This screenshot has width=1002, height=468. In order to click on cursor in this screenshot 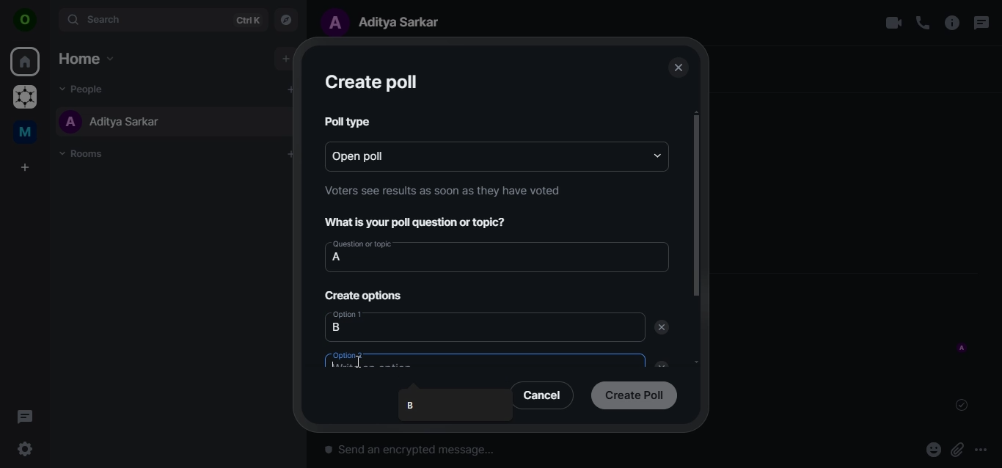, I will do `click(359, 360)`.